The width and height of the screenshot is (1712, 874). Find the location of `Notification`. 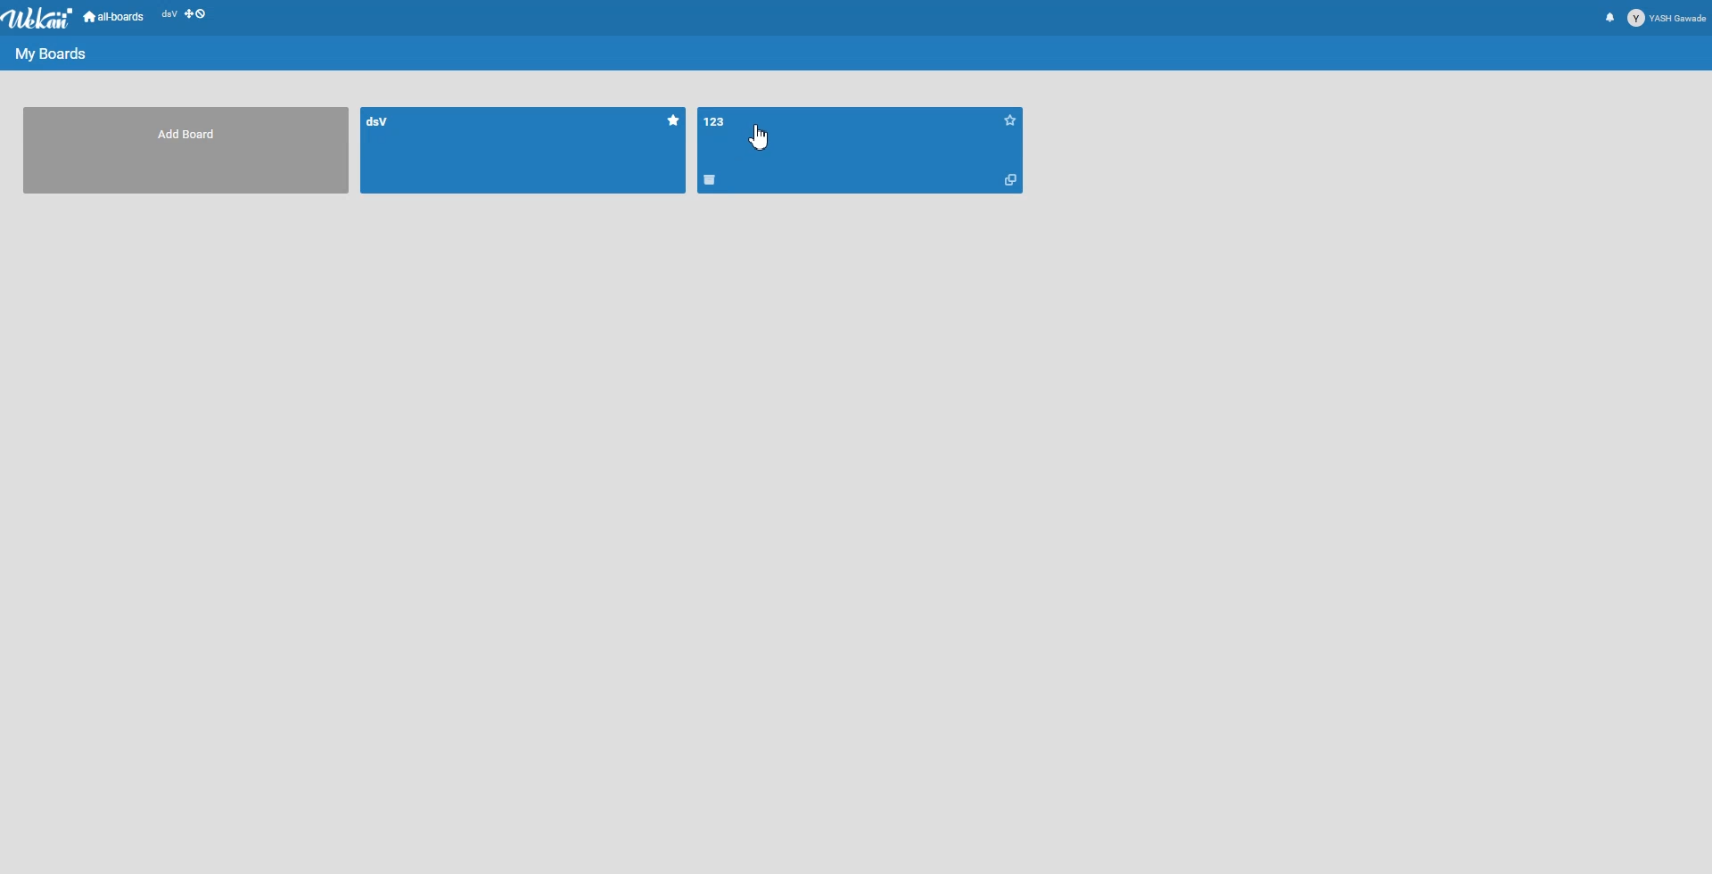

Notification is located at coordinates (1610, 18).